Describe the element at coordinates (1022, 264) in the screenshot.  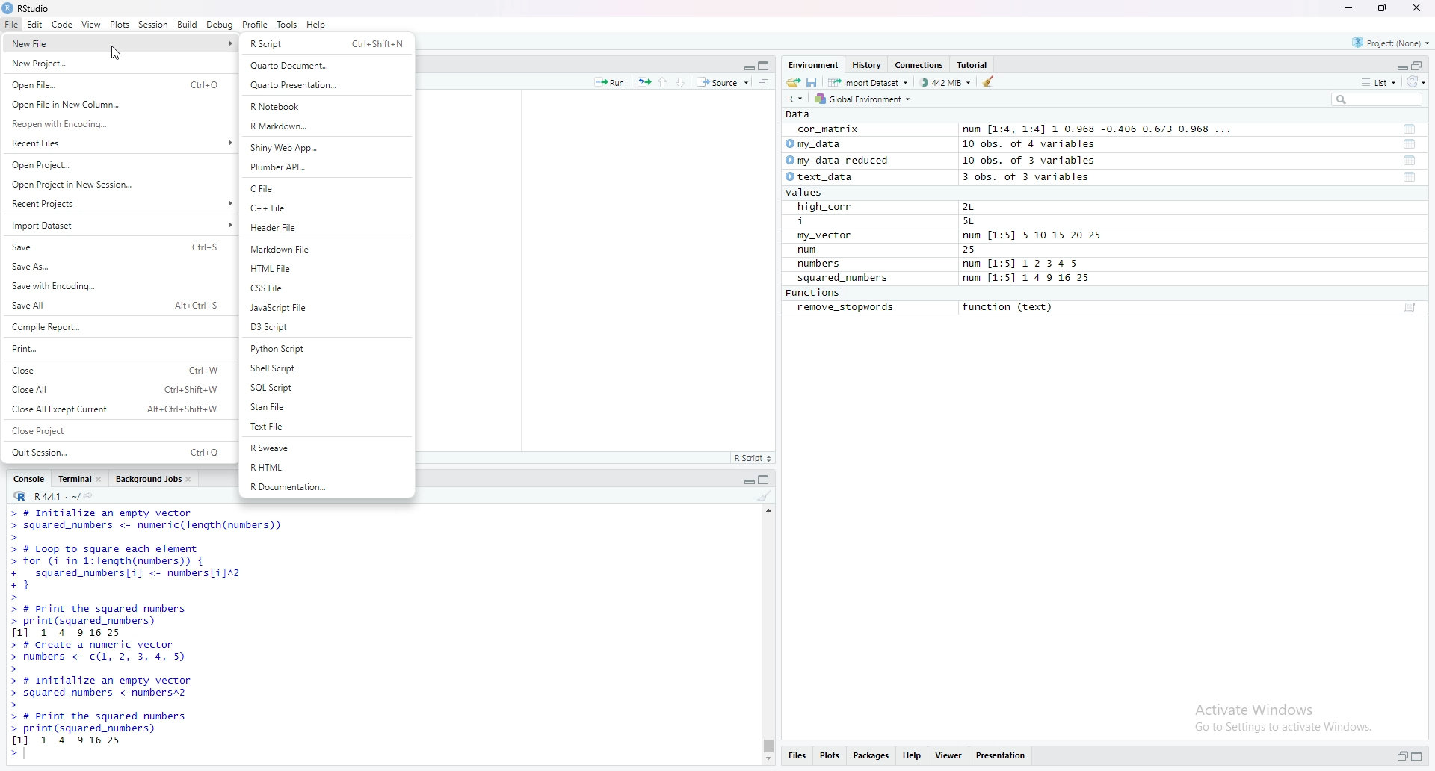
I see `num [1:5] 12345` at that location.